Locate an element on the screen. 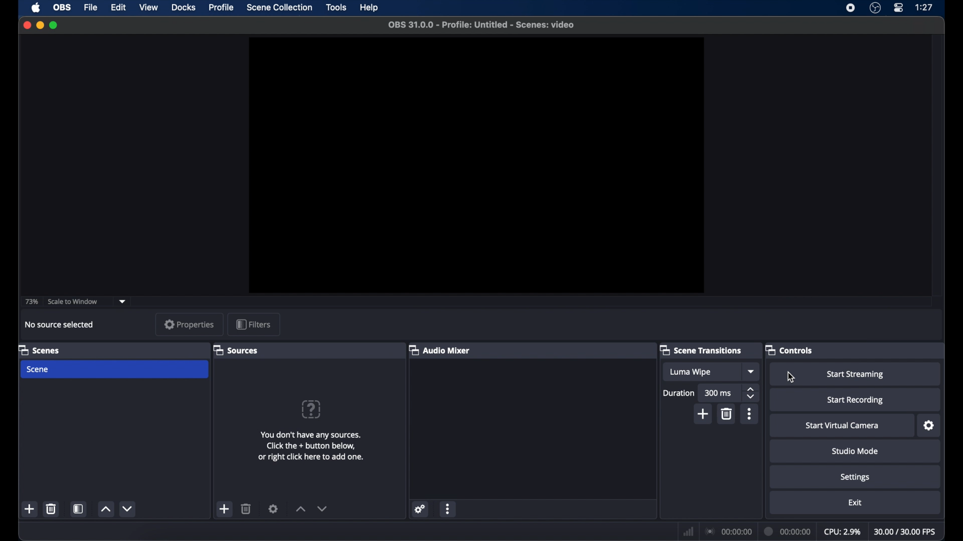  filters is located at coordinates (253, 324).